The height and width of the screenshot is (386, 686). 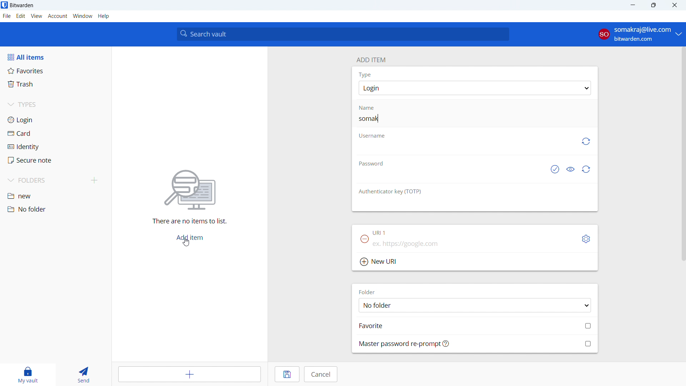 What do you see at coordinates (55, 84) in the screenshot?
I see `trash` at bounding box center [55, 84].